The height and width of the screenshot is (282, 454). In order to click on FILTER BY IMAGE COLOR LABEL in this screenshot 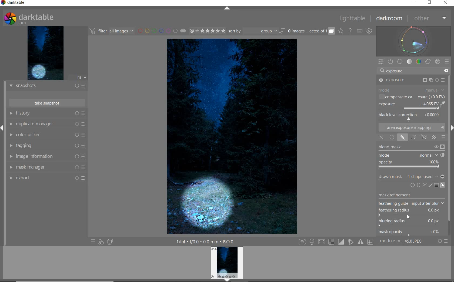, I will do `click(162, 31)`.